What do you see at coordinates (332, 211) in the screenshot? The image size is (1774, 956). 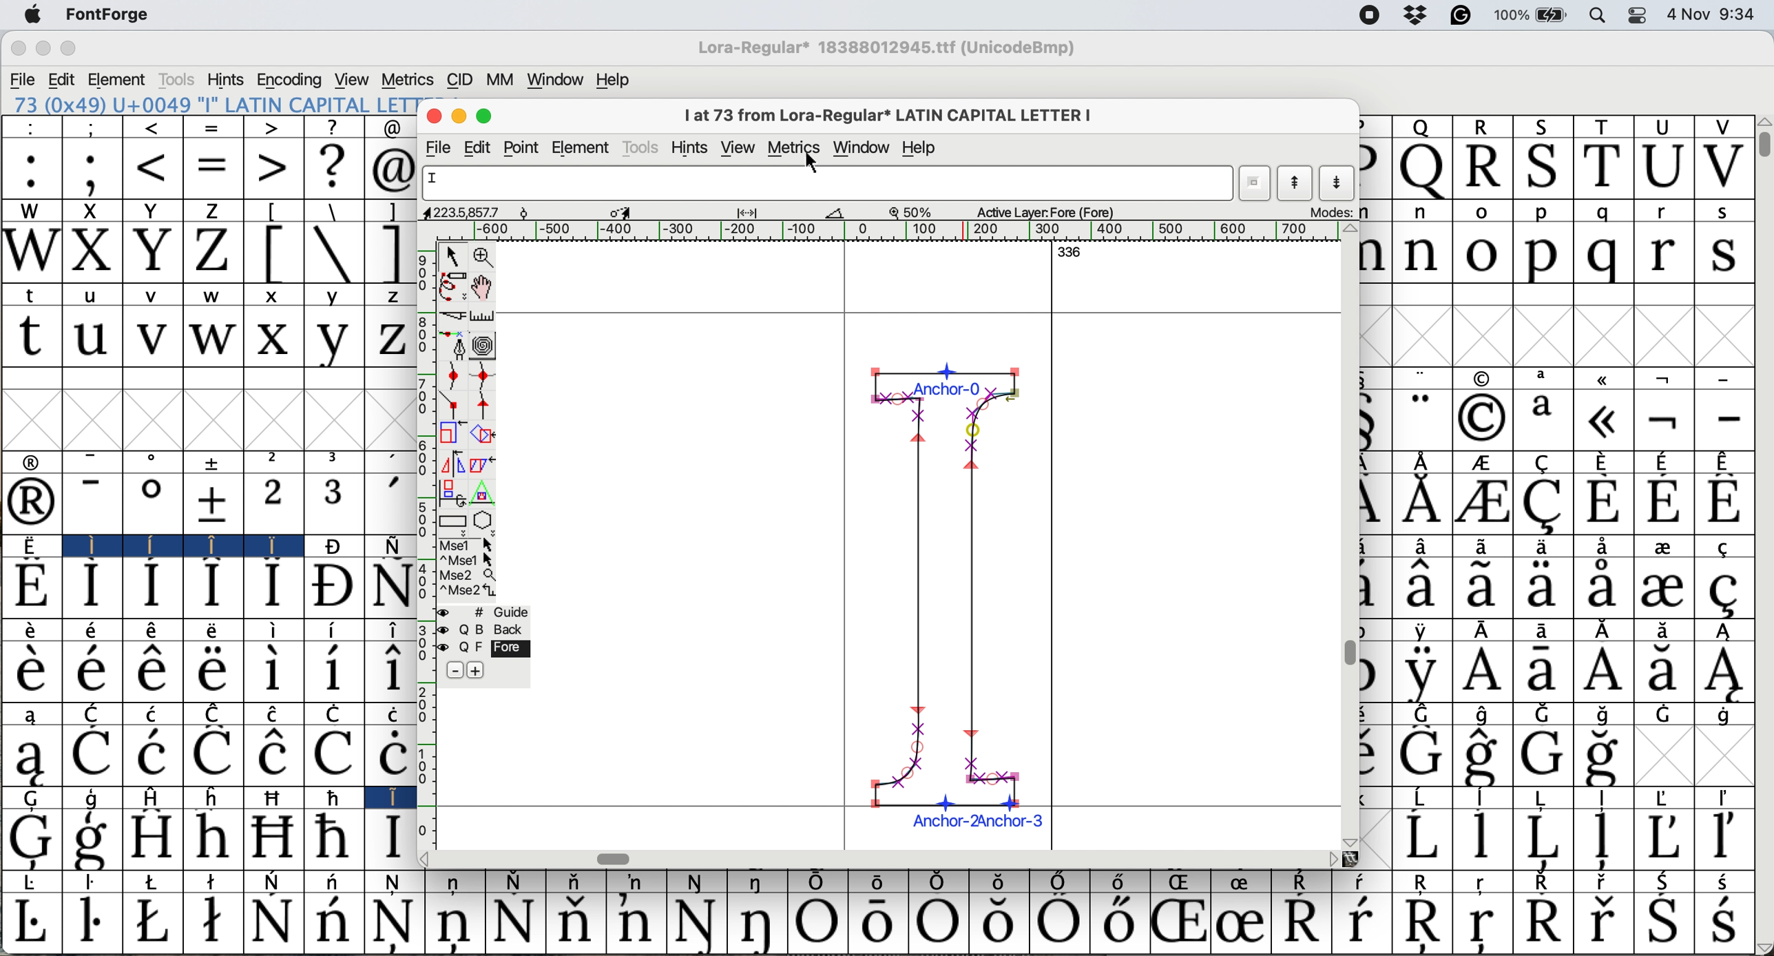 I see `\` at bounding box center [332, 211].